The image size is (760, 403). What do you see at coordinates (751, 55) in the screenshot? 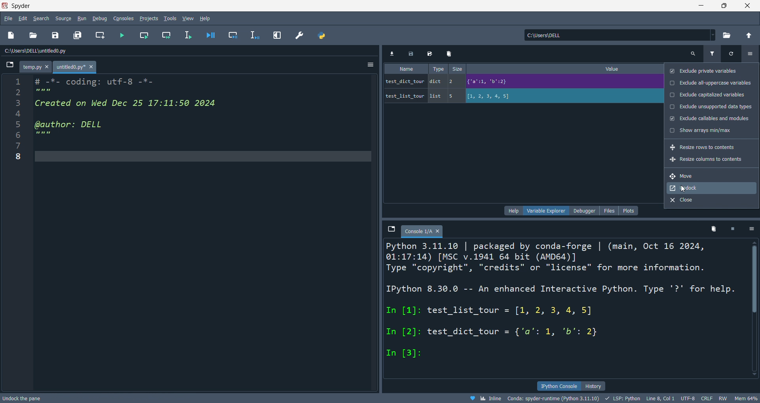
I see `options` at bounding box center [751, 55].